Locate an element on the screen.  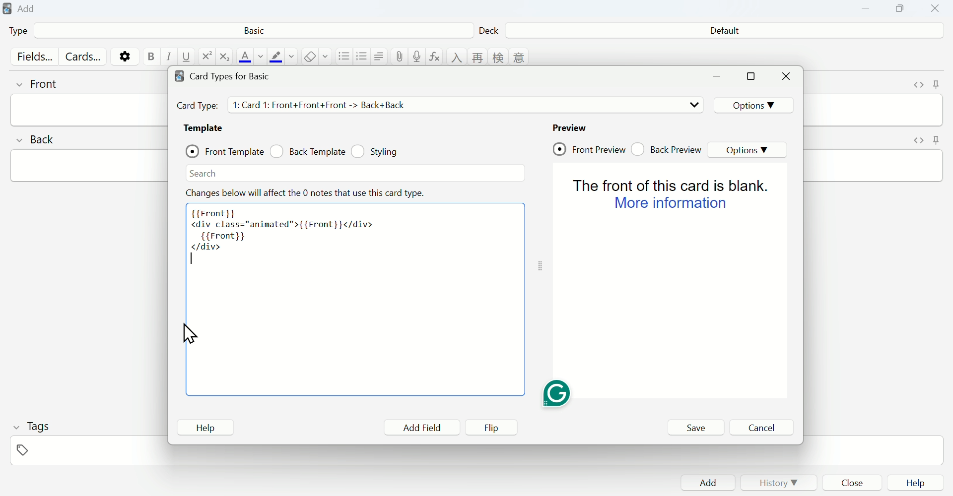
change color is located at coordinates (261, 57).